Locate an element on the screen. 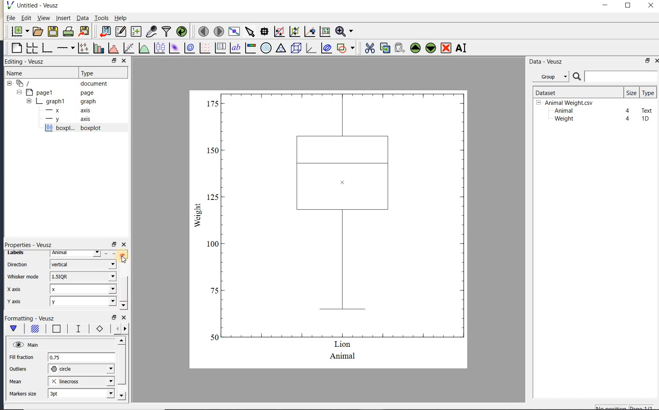  box plot is located at coordinates (329, 229).